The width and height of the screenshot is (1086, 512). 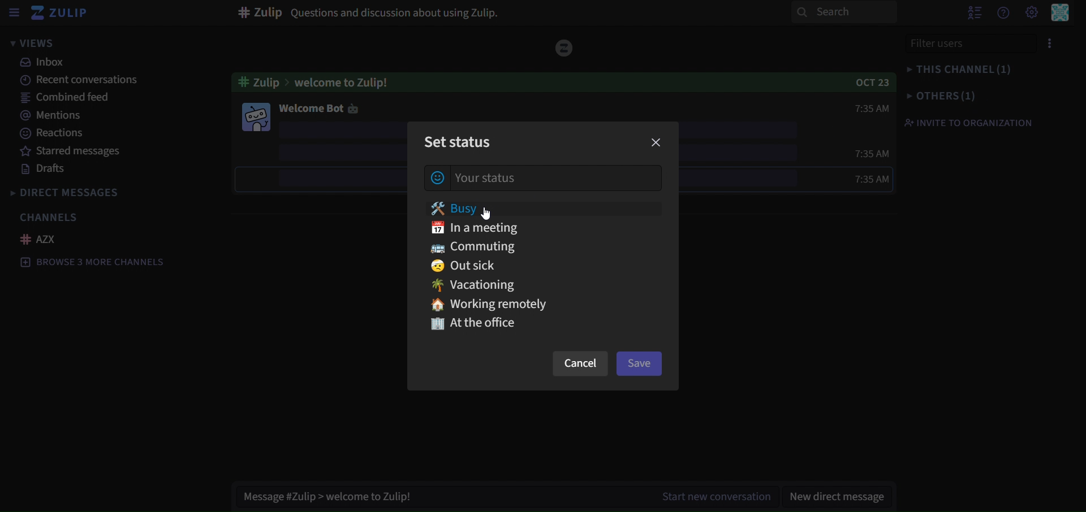 I want to click on browse 3 more channels, so click(x=93, y=263).